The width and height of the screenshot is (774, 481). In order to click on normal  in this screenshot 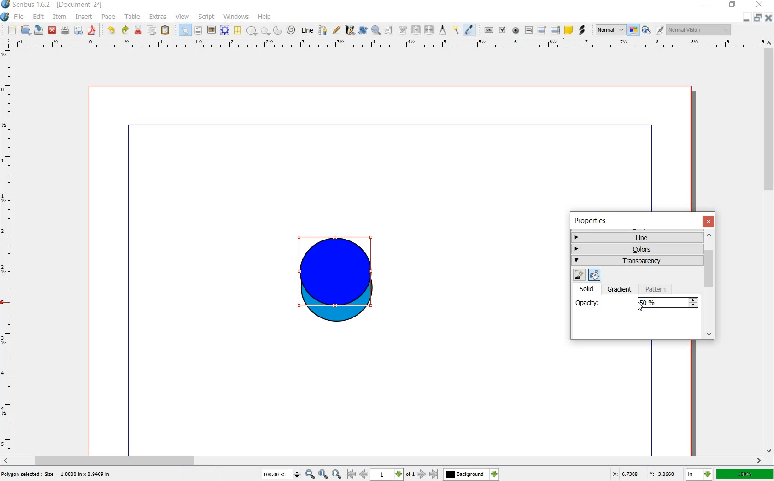, I will do `click(609, 30)`.